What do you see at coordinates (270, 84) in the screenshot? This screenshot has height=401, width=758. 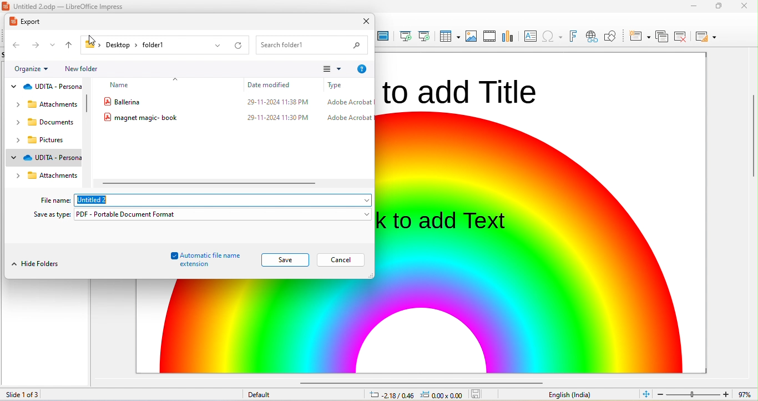 I see `date modified` at bounding box center [270, 84].